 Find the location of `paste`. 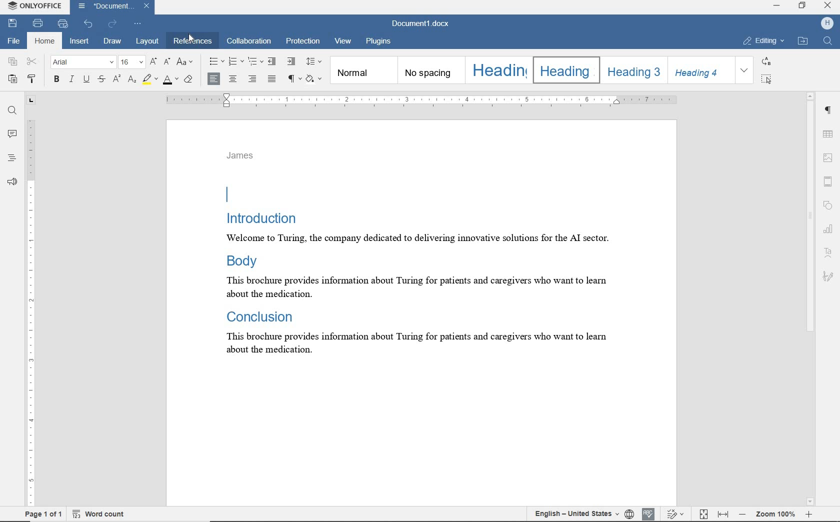

paste is located at coordinates (12, 79).